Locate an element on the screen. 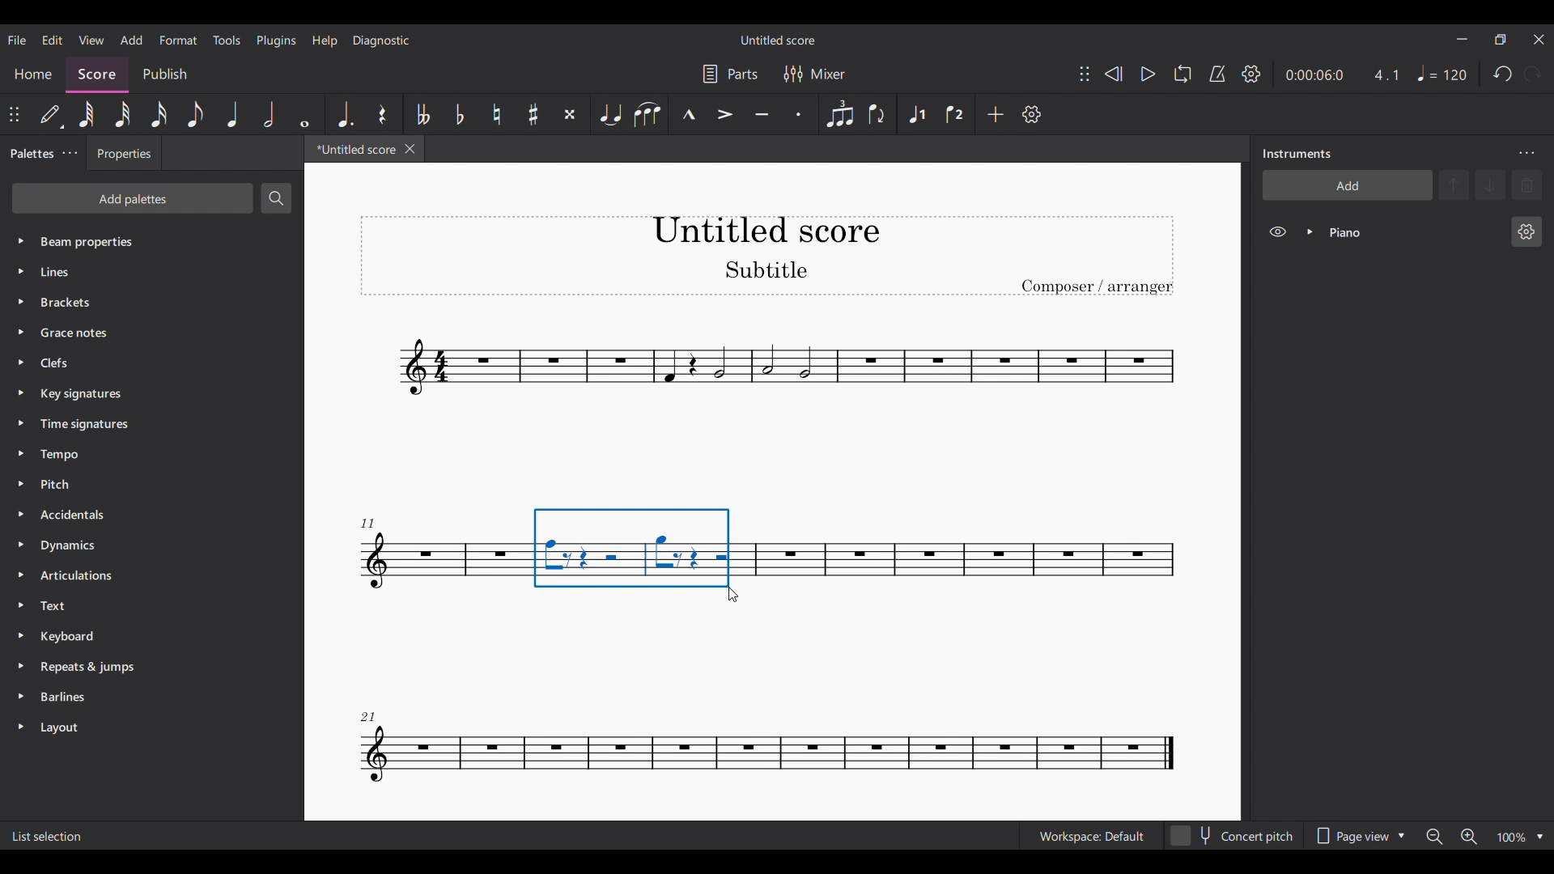  Score title, sub-title and composer / arranger is located at coordinates (766, 256).